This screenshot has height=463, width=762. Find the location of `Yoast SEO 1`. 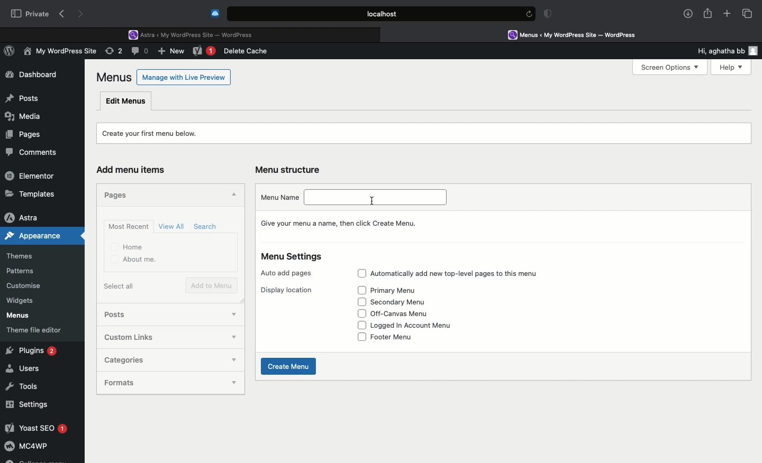

Yoast SEO 1 is located at coordinates (35, 428).